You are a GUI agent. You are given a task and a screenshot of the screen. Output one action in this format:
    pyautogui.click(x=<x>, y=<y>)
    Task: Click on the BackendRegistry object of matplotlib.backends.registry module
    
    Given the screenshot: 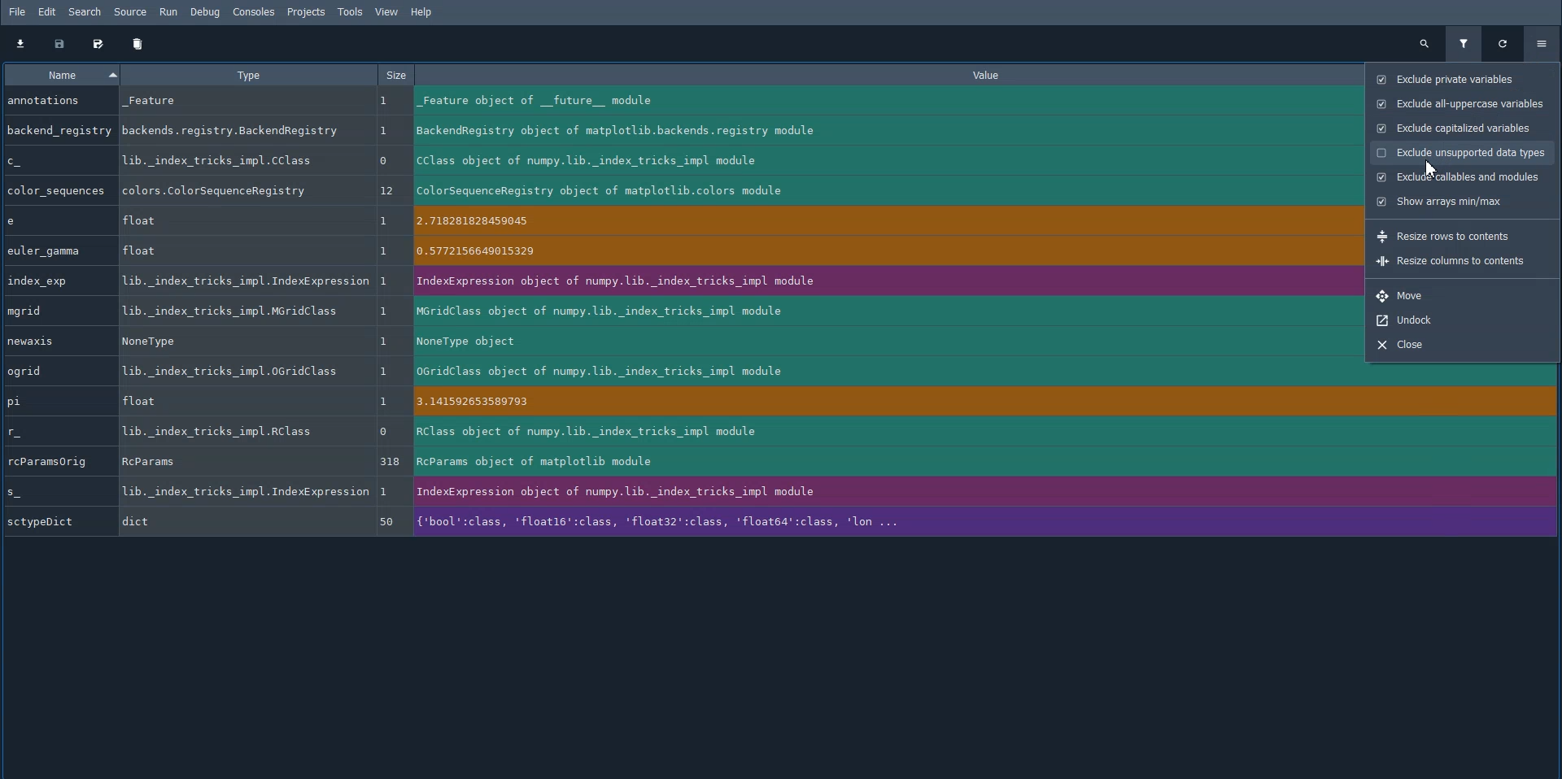 What is the action you would take?
    pyautogui.click(x=866, y=131)
    